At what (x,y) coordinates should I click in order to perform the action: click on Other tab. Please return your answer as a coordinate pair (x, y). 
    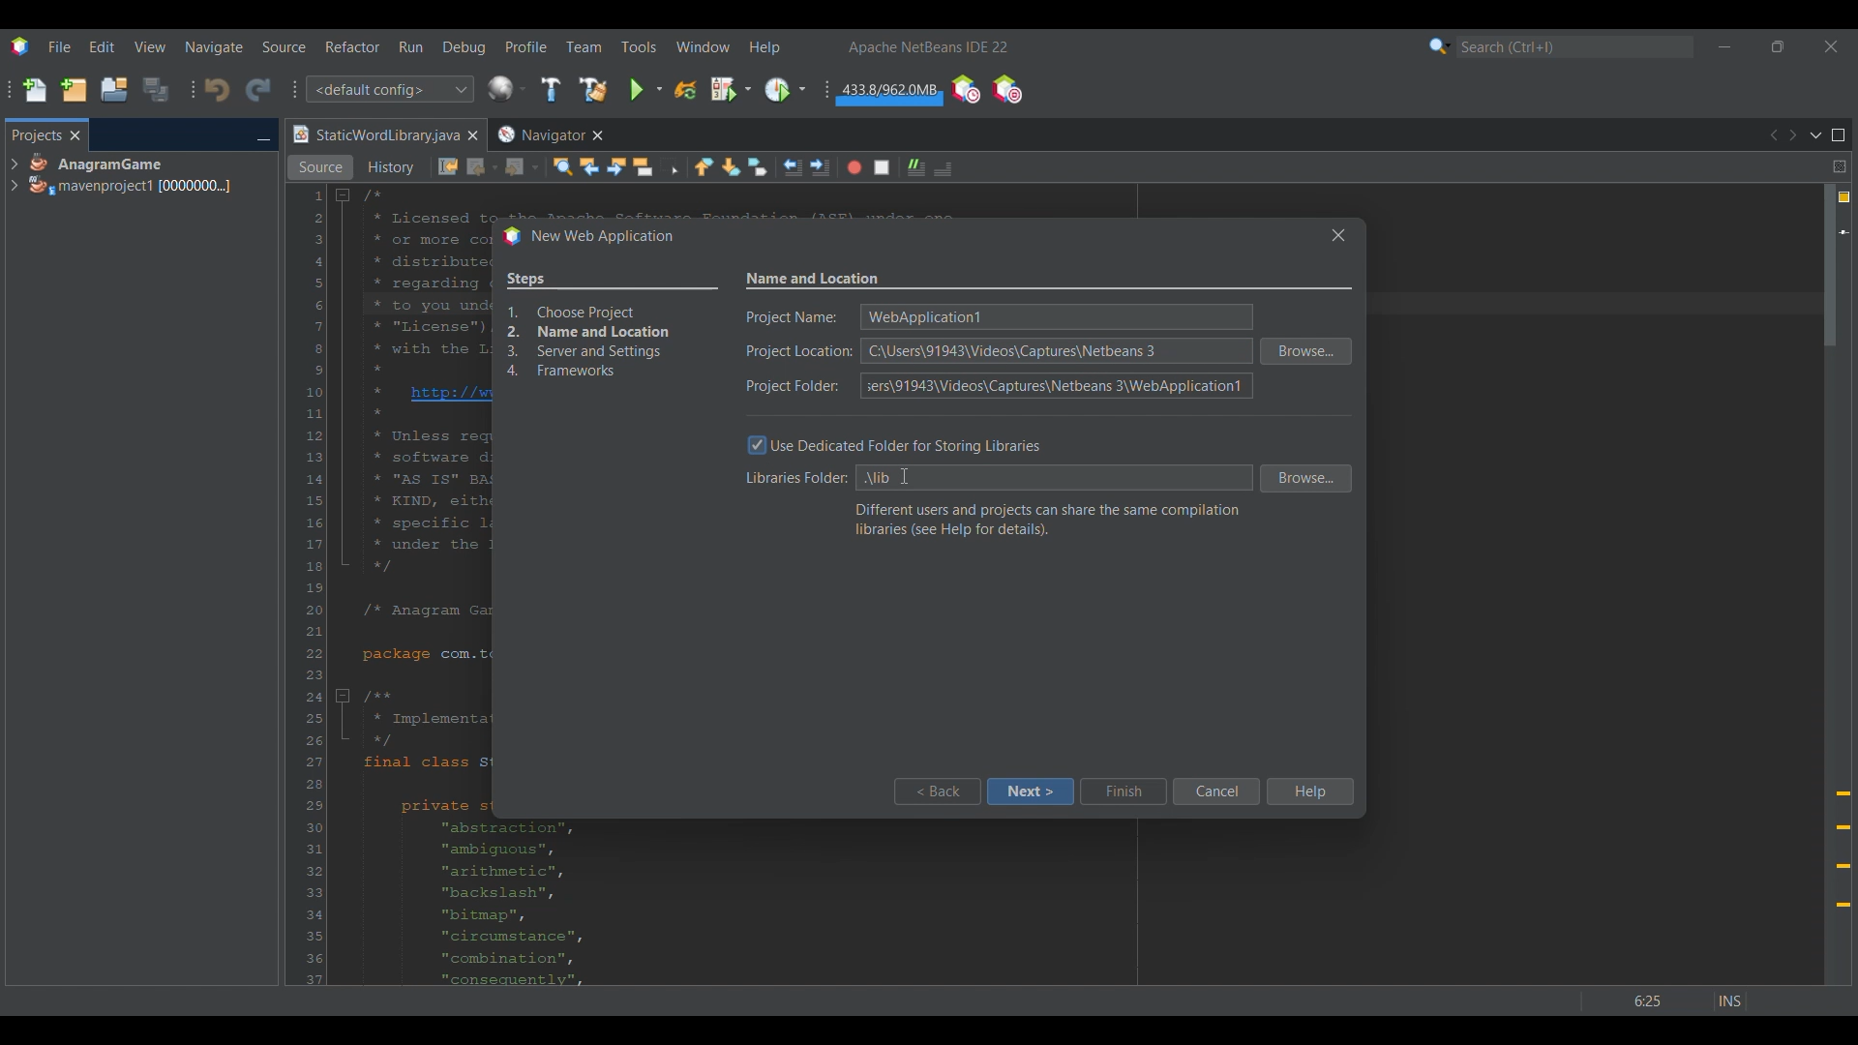
    Looking at the image, I should click on (549, 134).